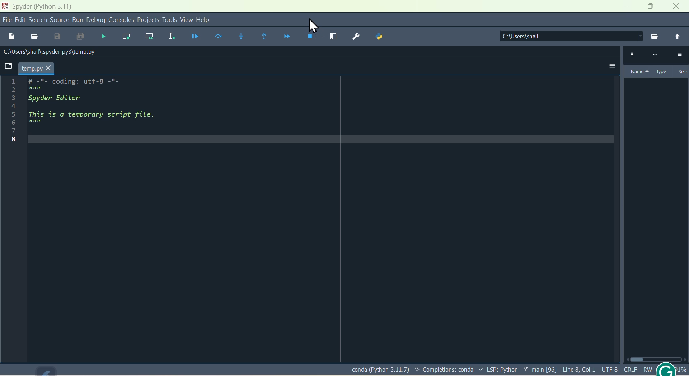  What do you see at coordinates (21, 19) in the screenshot?
I see `` at bounding box center [21, 19].